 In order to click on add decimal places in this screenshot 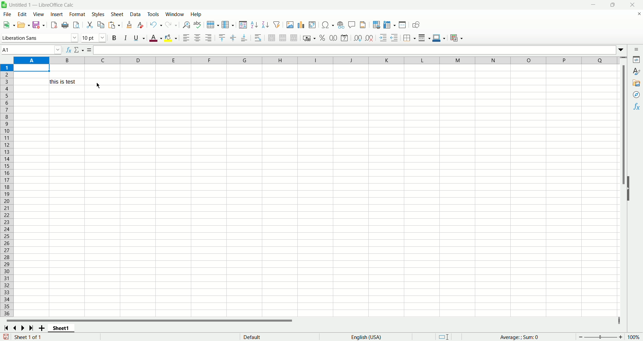, I will do `click(357, 38)`.